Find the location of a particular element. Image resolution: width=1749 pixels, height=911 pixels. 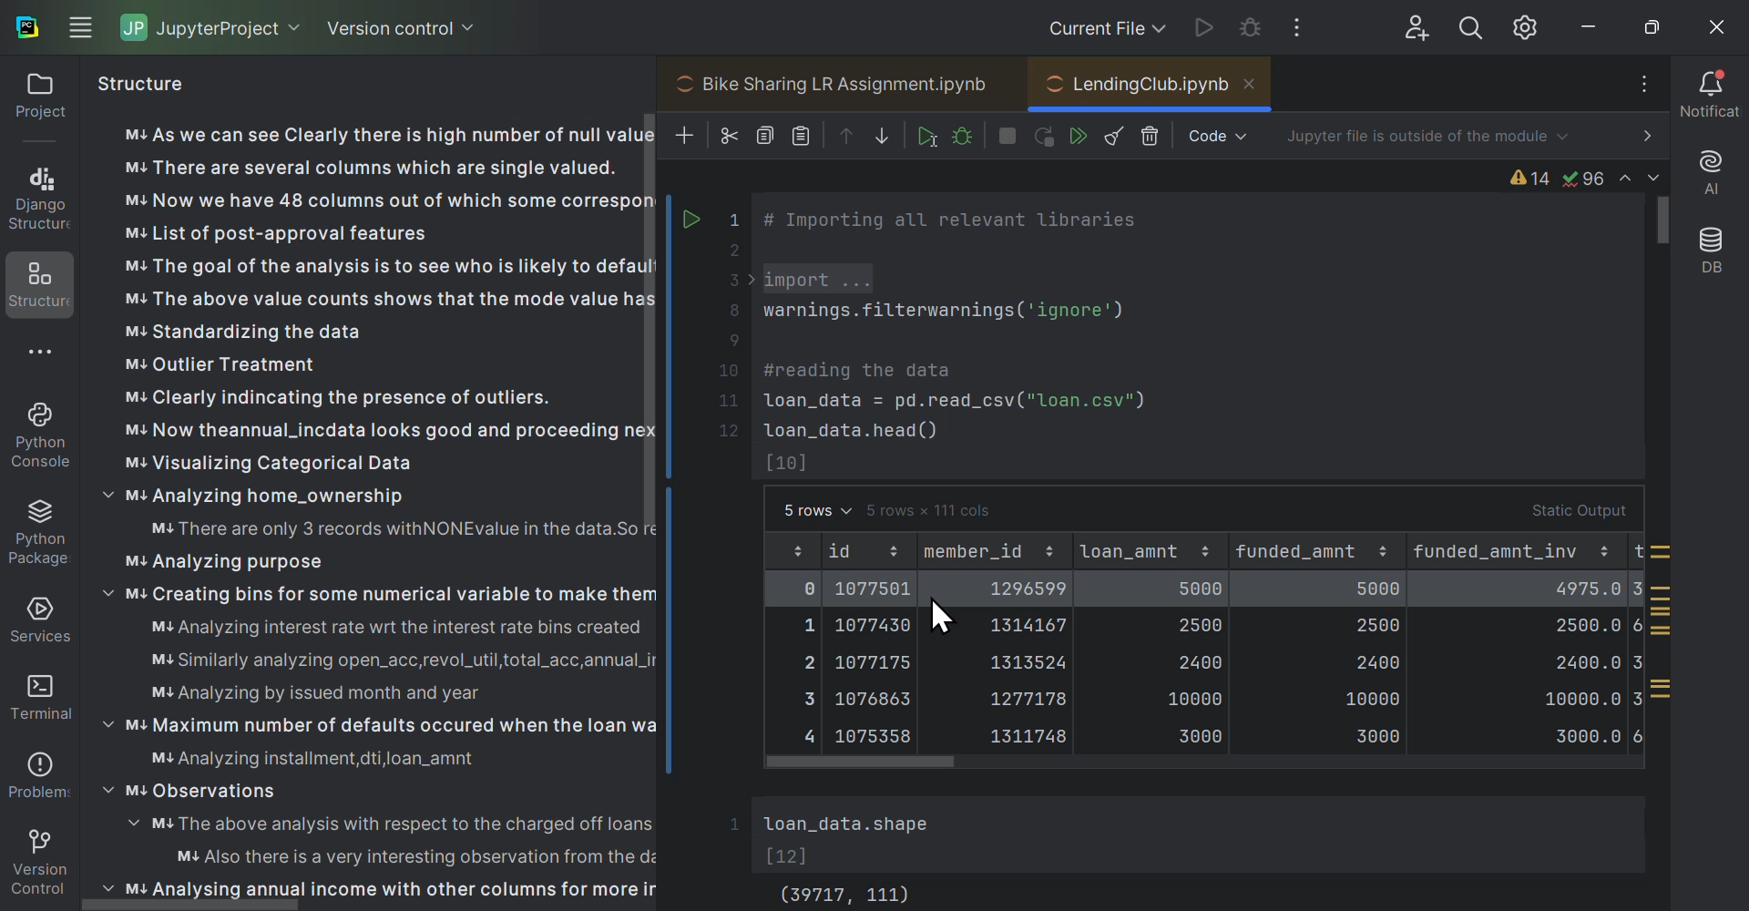

Database is located at coordinates (1714, 259).